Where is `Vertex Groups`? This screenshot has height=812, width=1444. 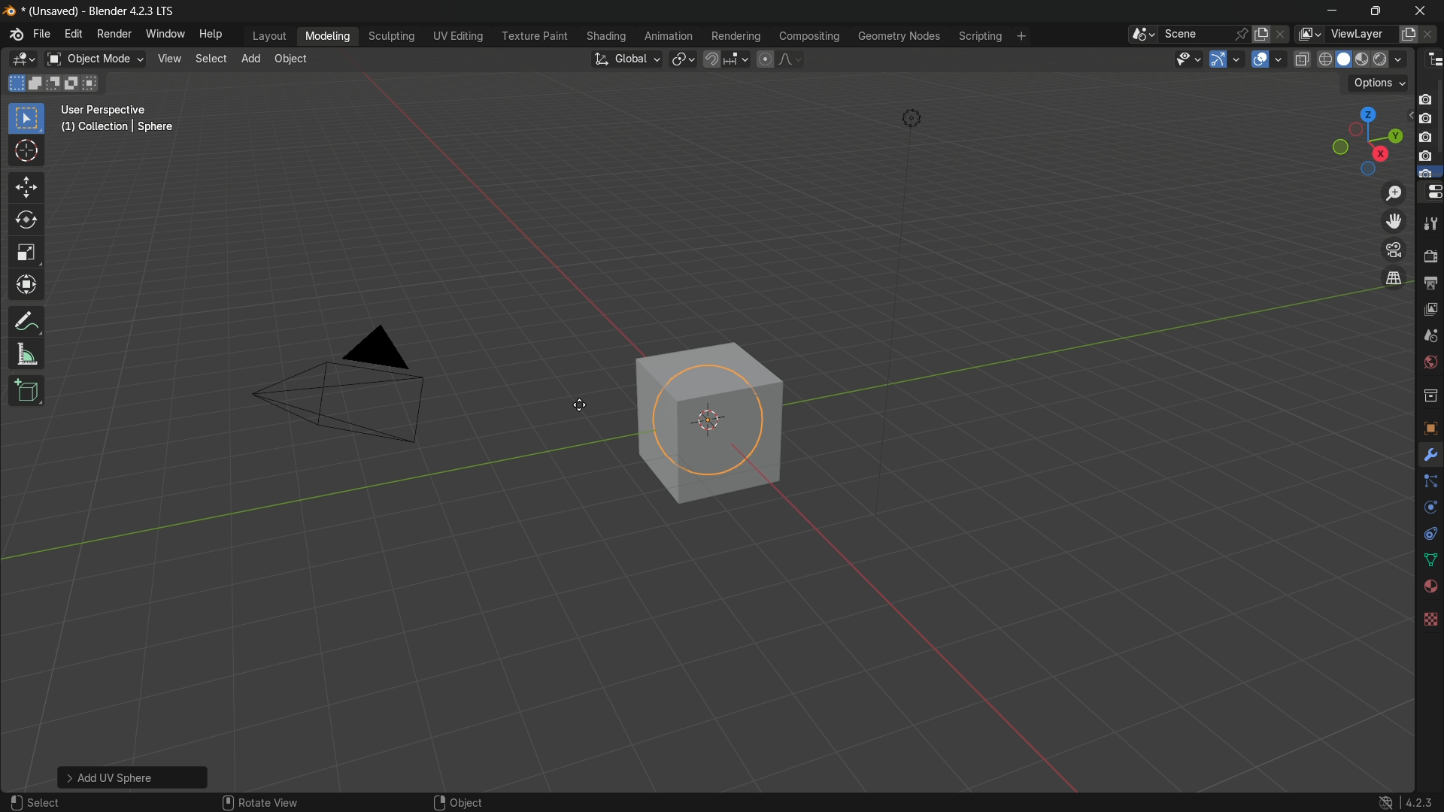
Vertex Groups is located at coordinates (1430, 584).